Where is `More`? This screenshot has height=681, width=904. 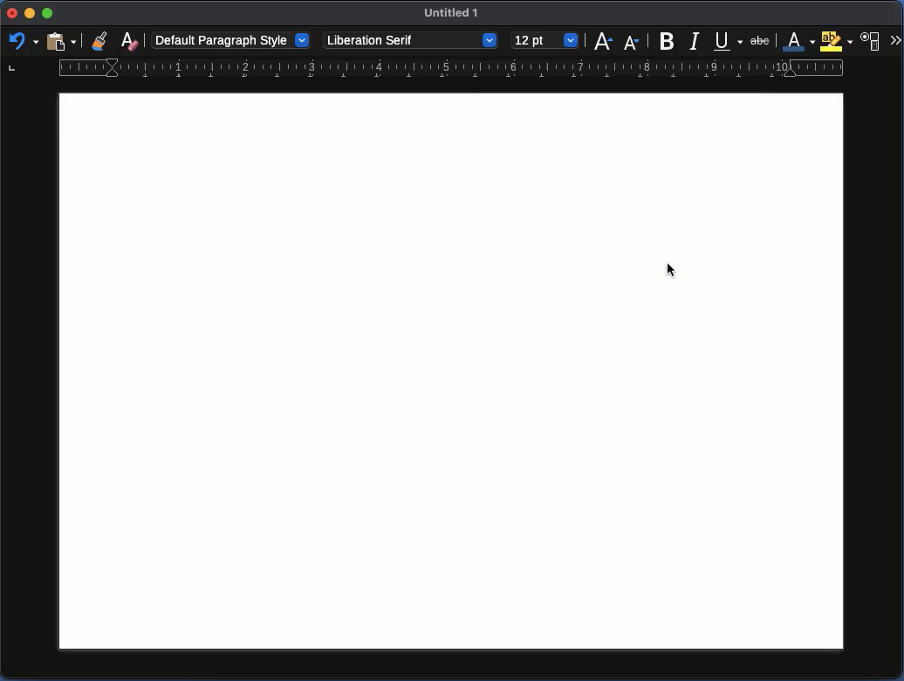 More is located at coordinates (895, 41).